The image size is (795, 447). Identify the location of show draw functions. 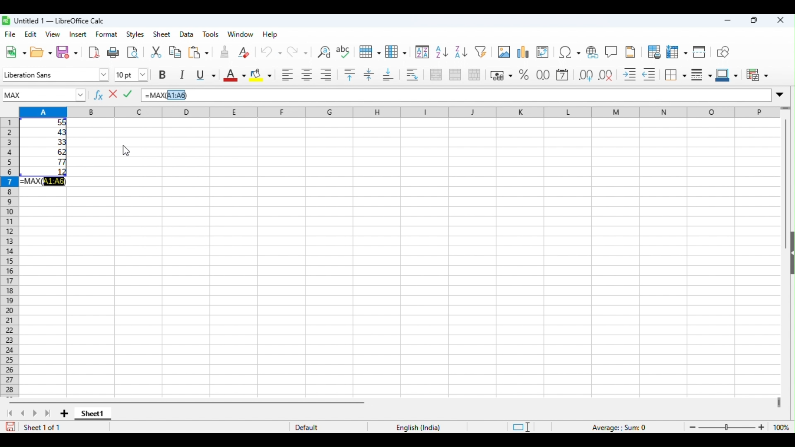
(725, 51).